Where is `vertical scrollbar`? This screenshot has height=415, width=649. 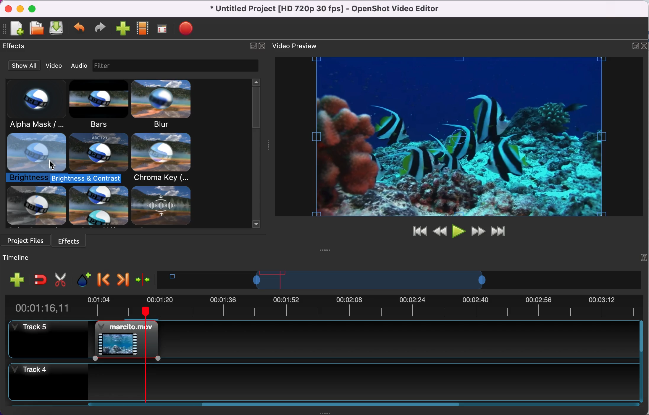 vertical scrollbar is located at coordinates (256, 108).